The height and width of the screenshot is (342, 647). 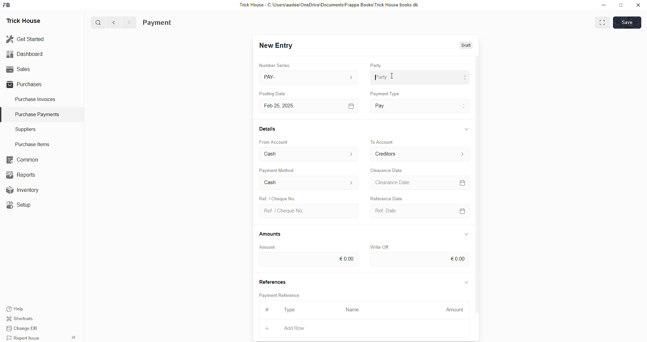 What do you see at coordinates (280, 170) in the screenshot?
I see `Payment Method` at bounding box center [280, 170].